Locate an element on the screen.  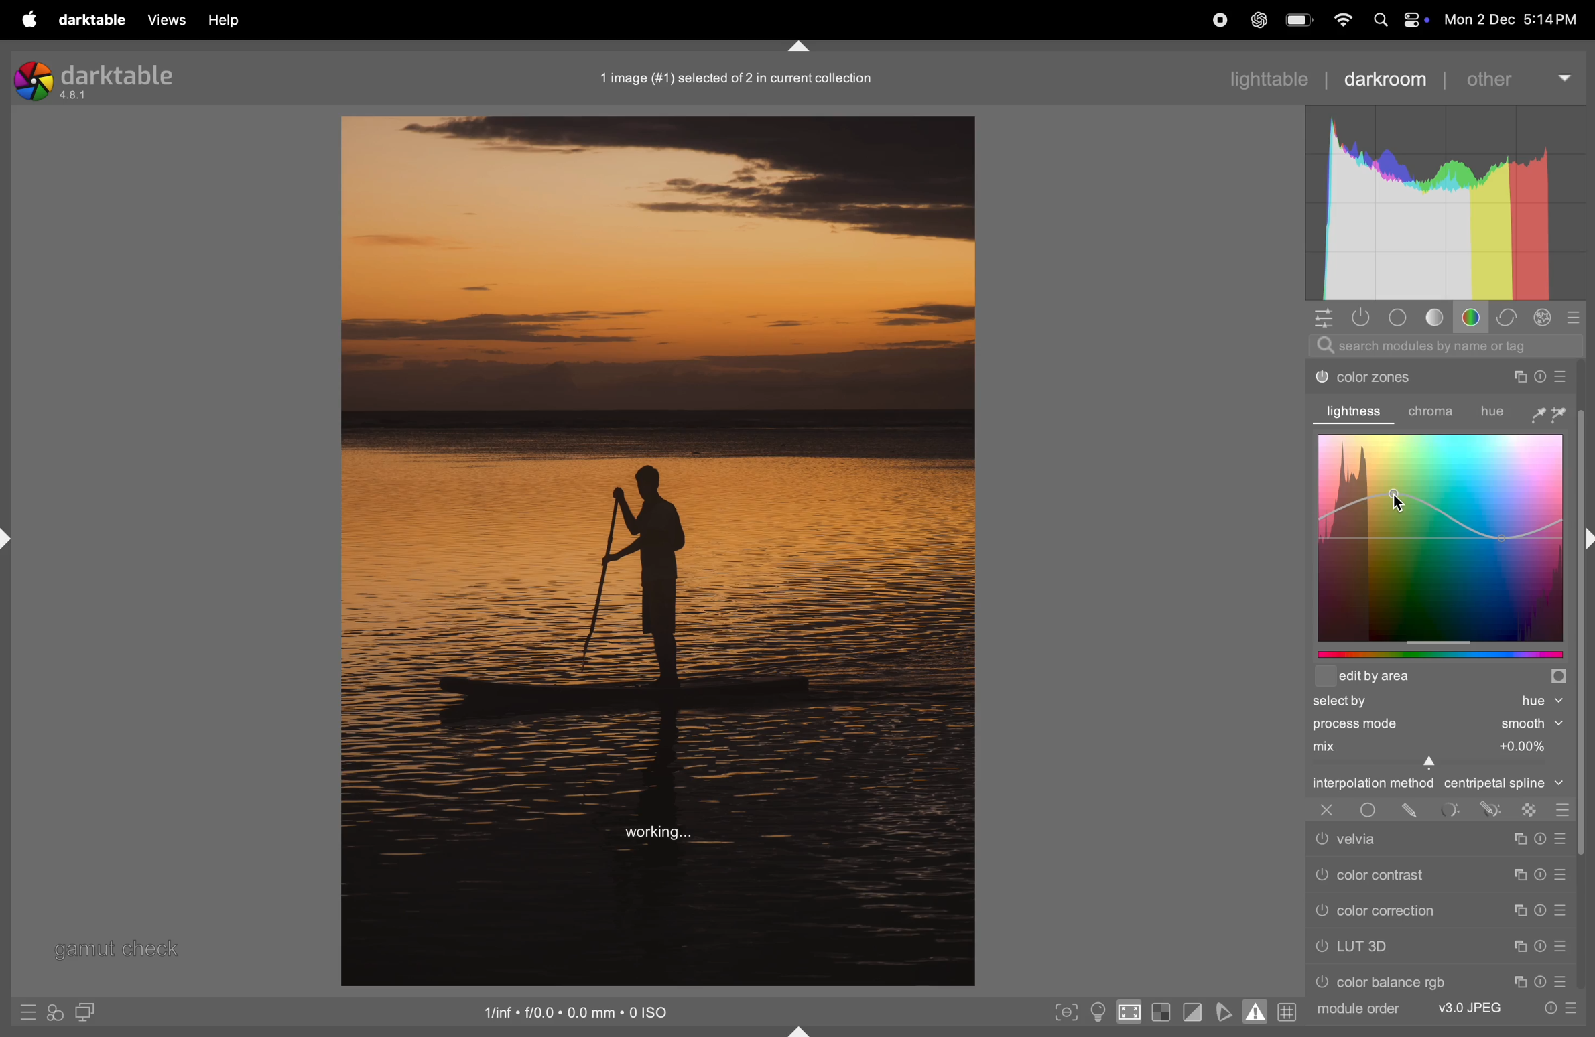
Cursor is located at coordinates (1432, 764).